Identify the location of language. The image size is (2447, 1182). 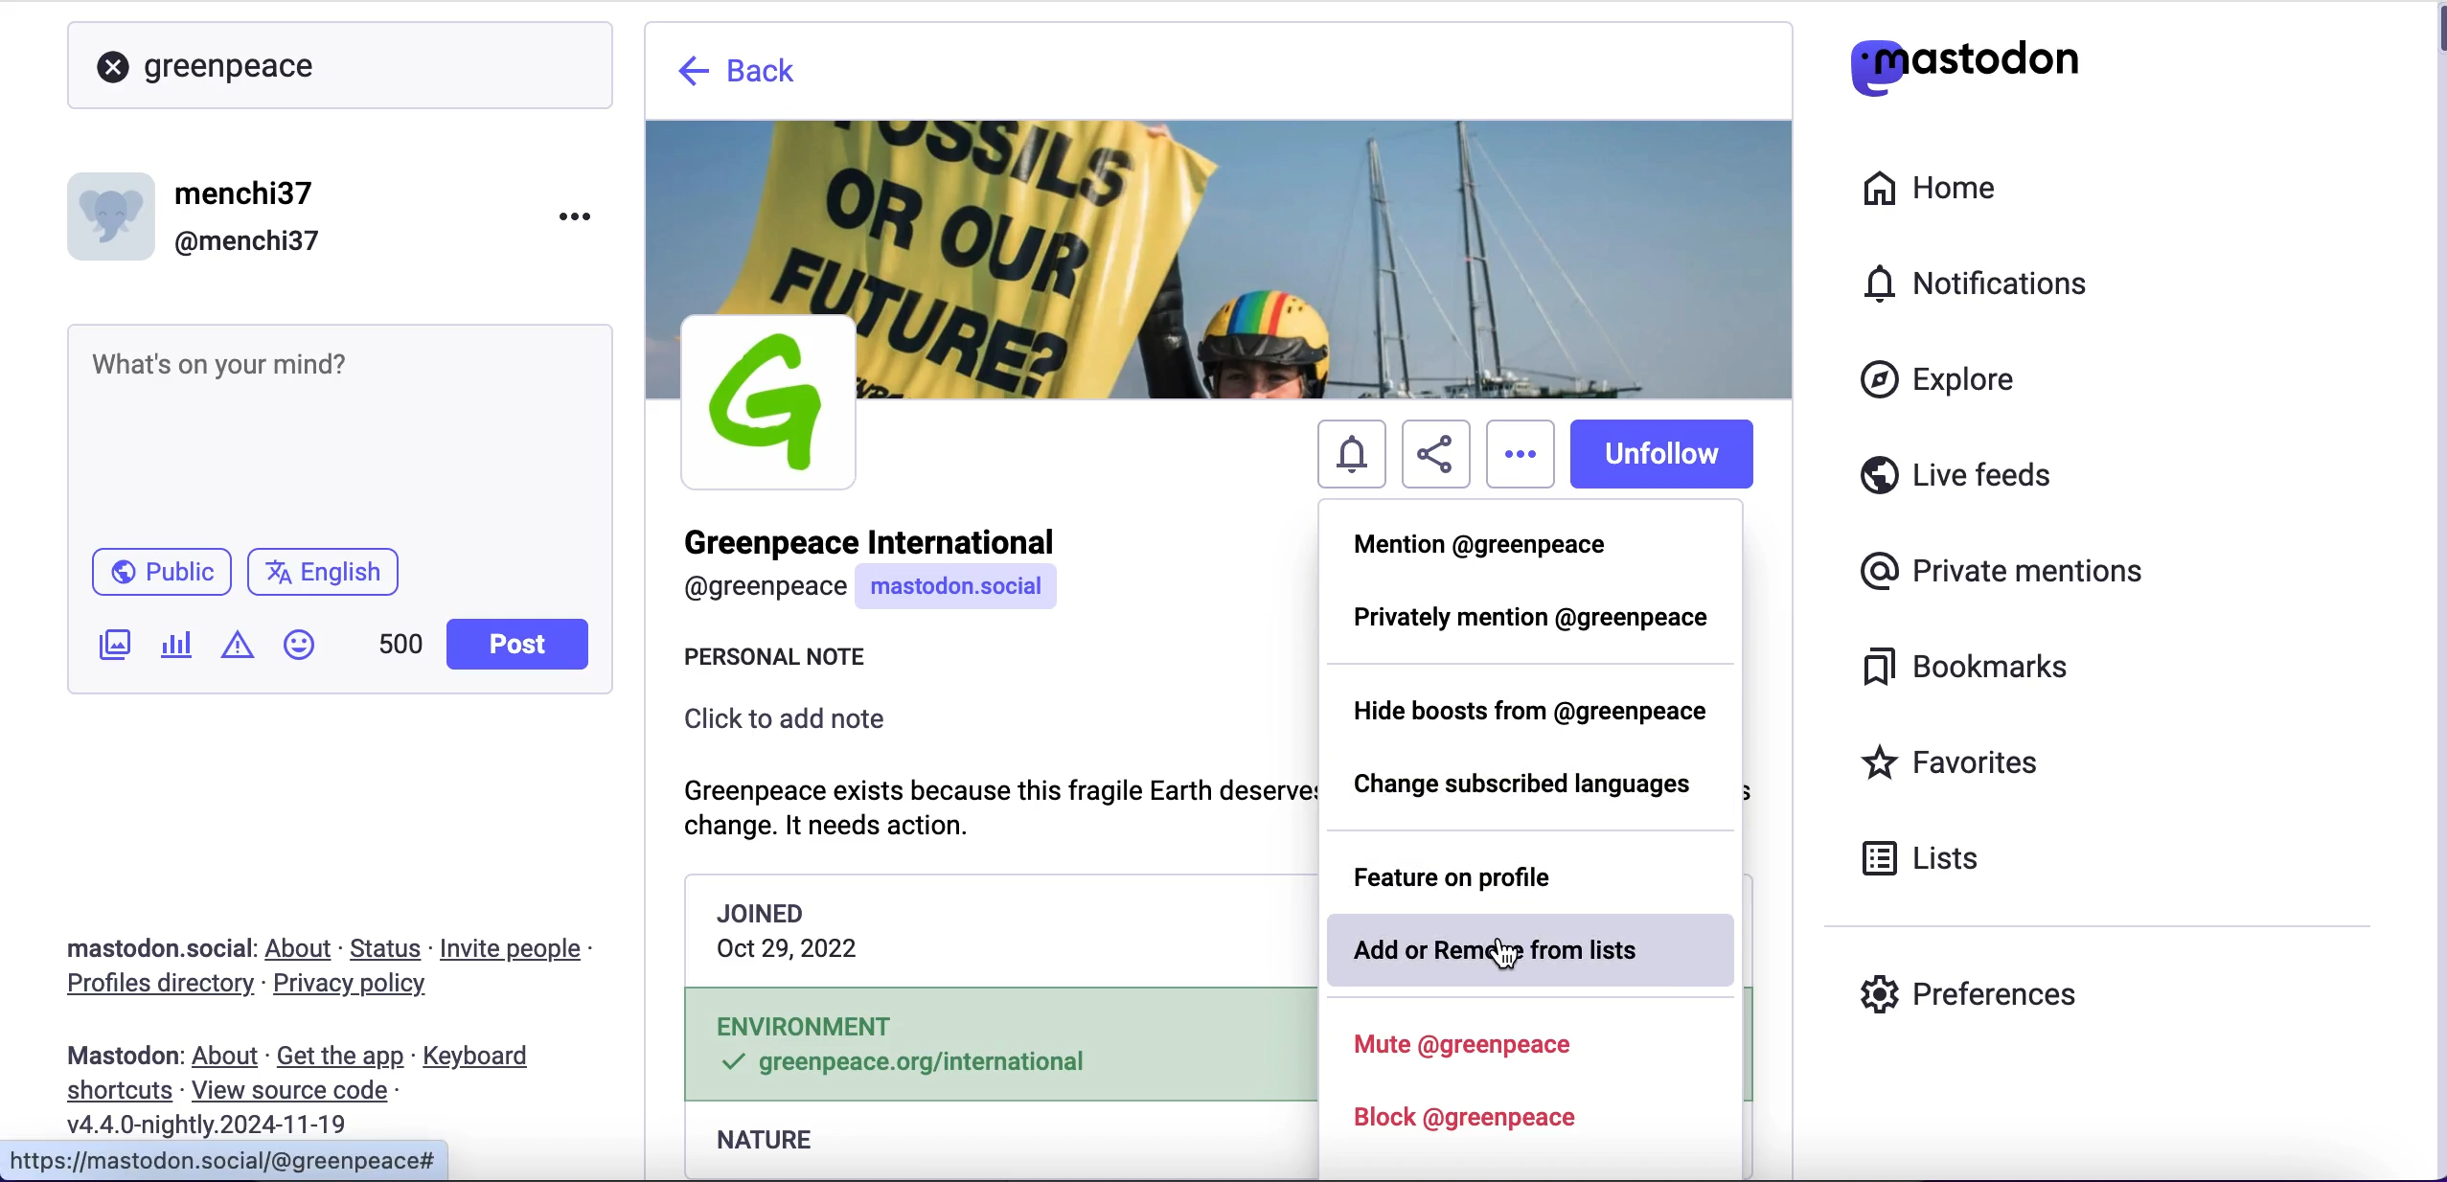
(332, 580).